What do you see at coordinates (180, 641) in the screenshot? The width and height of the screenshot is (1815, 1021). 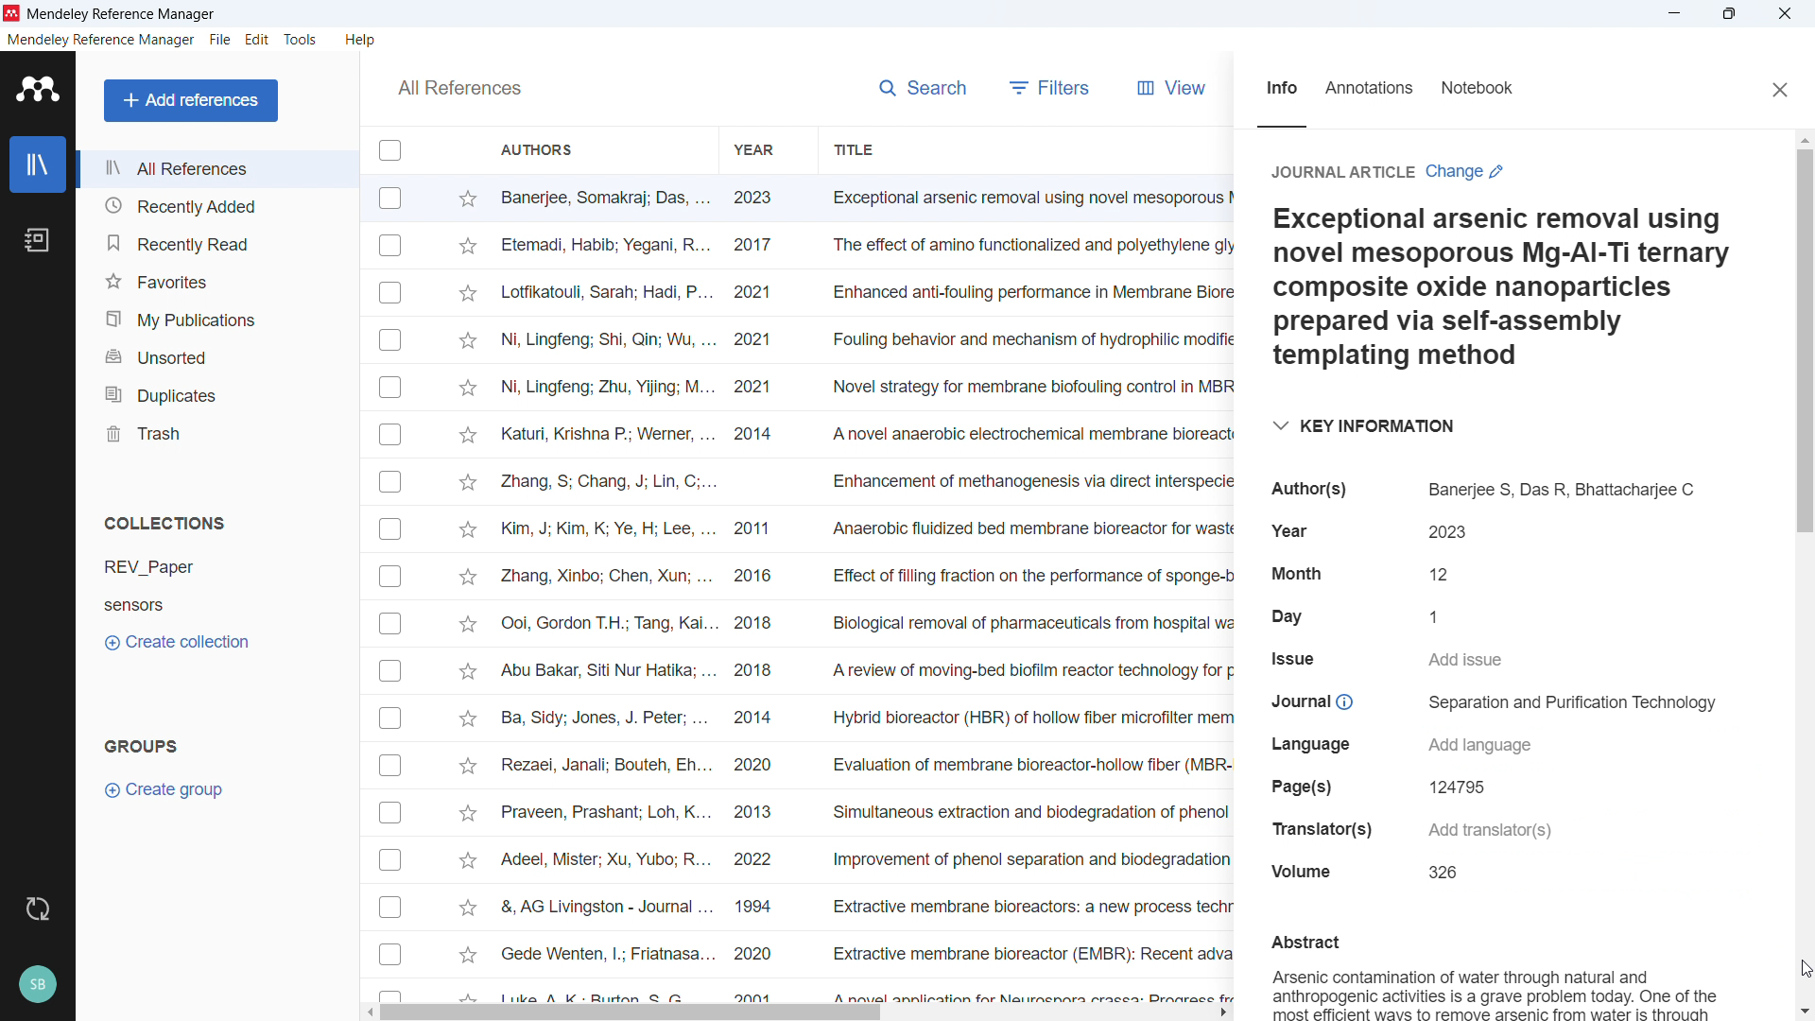 I see `create collection` at bounding box center [180, 641].